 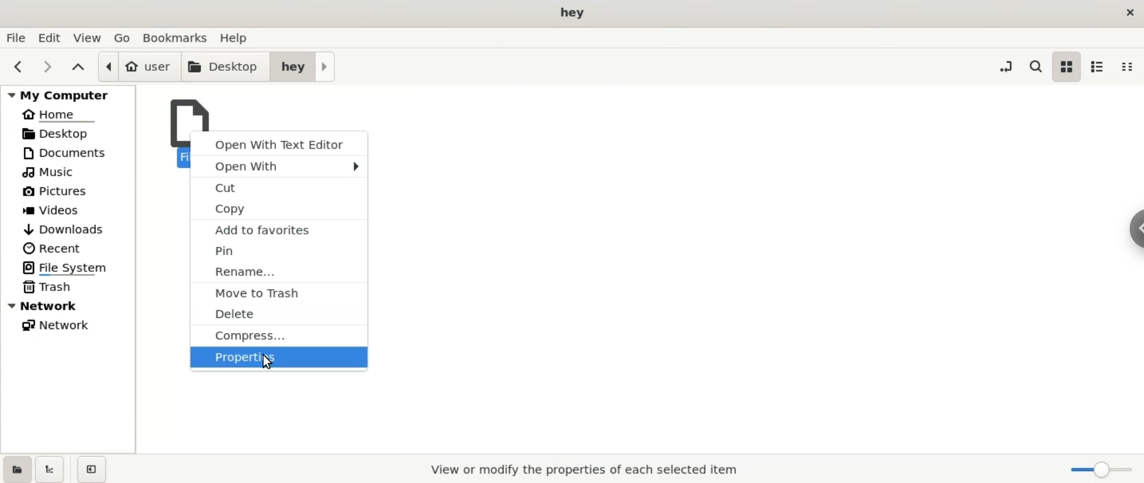 I want to click on compress, so click(x=281, y=336).